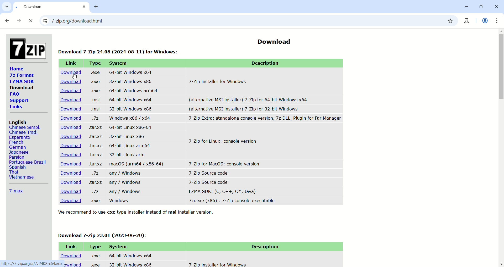  What do you see at coordinates (499, 20) in the screenshot?
I see `customize and control chromium` at bounding box center [499, 20].